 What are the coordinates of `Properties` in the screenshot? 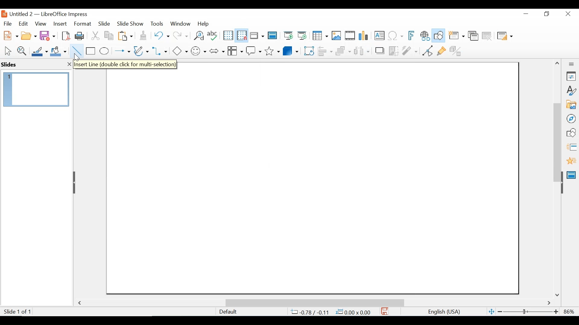 It's located at (571, 76).